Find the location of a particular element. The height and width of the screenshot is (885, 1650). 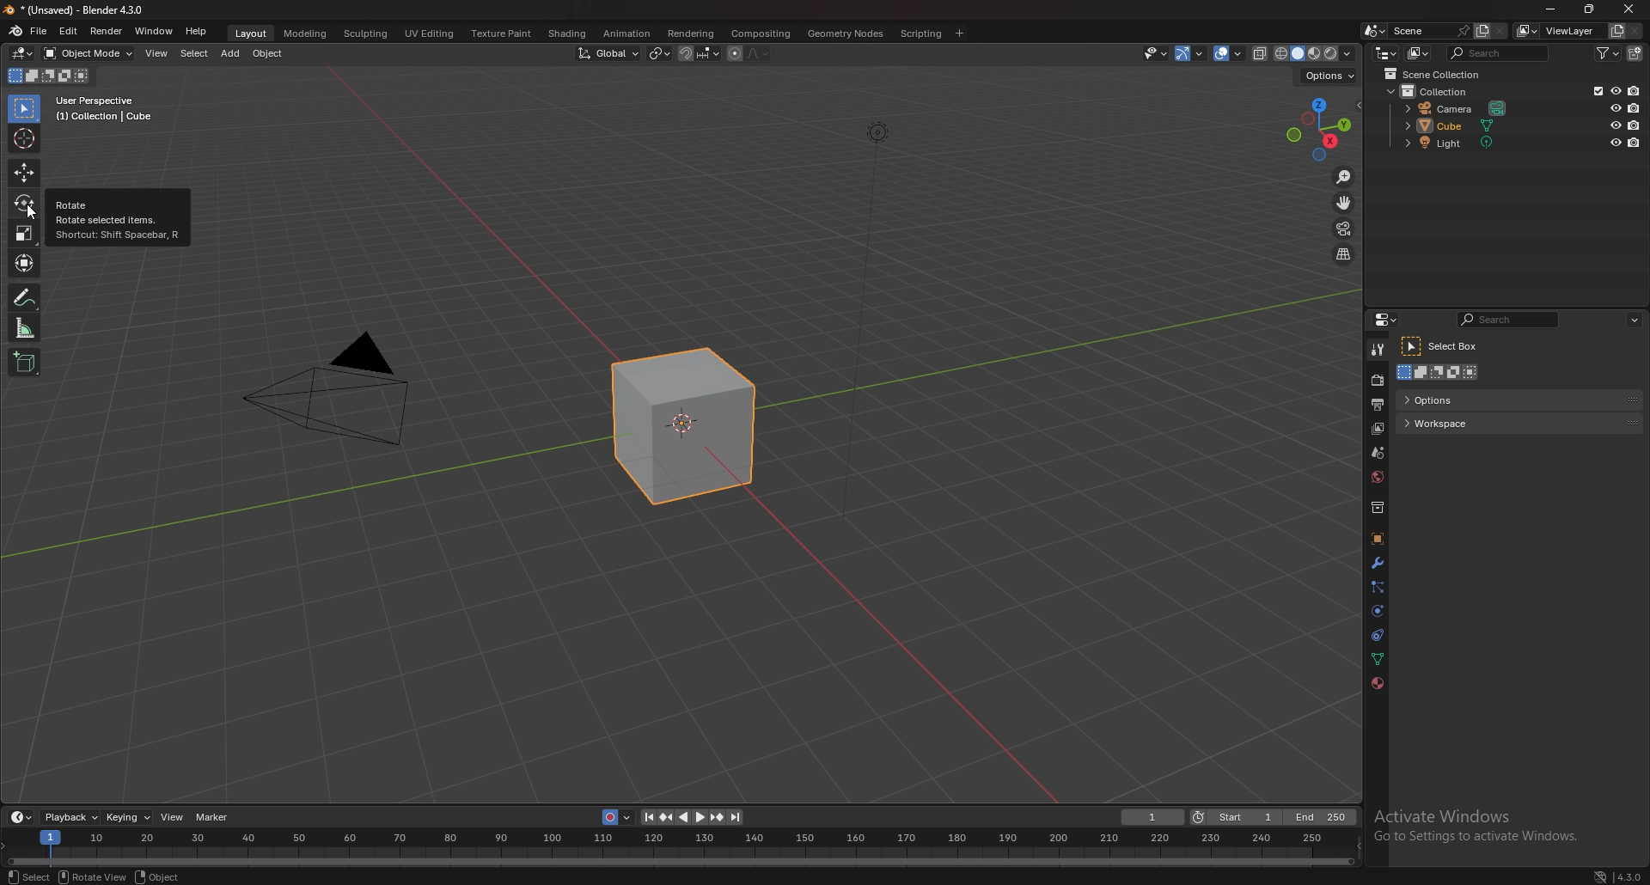

add view layer is located at coordinates (1617, 30).